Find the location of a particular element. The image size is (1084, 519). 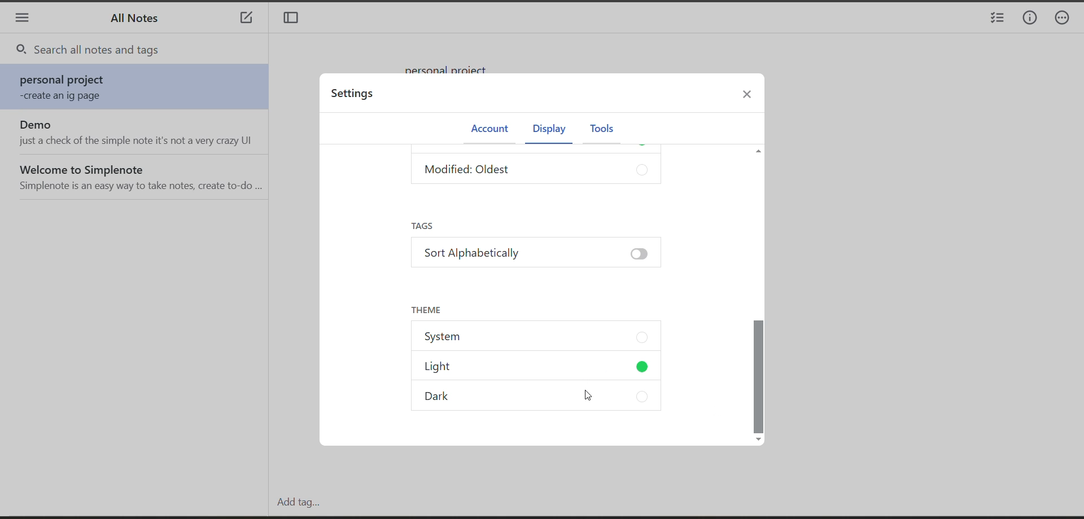

note 1 is located at coordinates (138, 88).